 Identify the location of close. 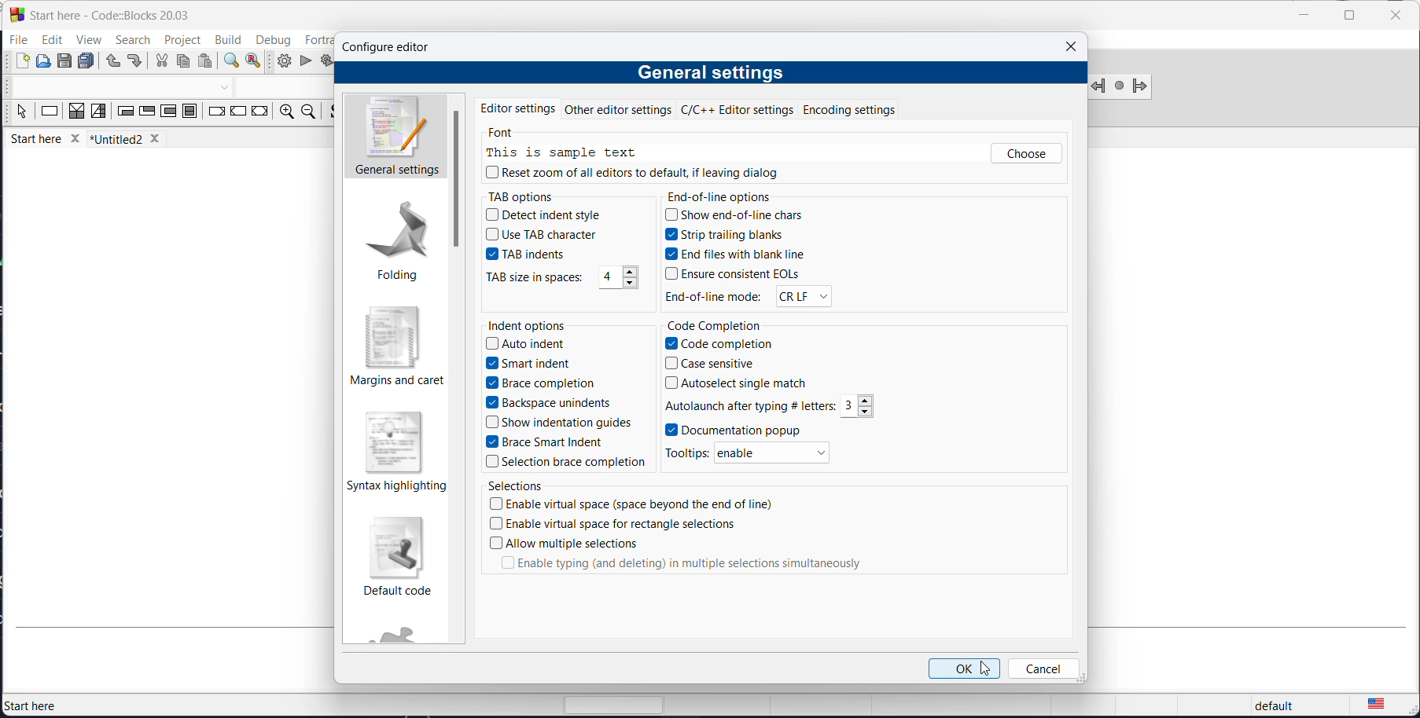
(1074, 46).